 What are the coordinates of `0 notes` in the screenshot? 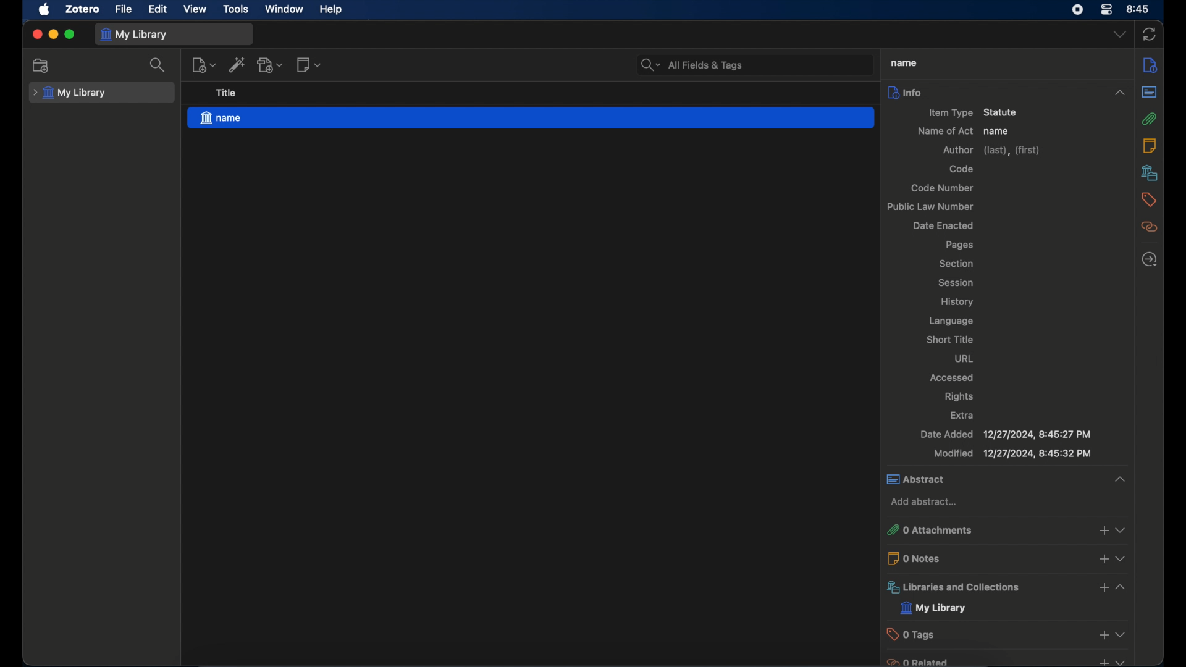 It's located at (986, 558).